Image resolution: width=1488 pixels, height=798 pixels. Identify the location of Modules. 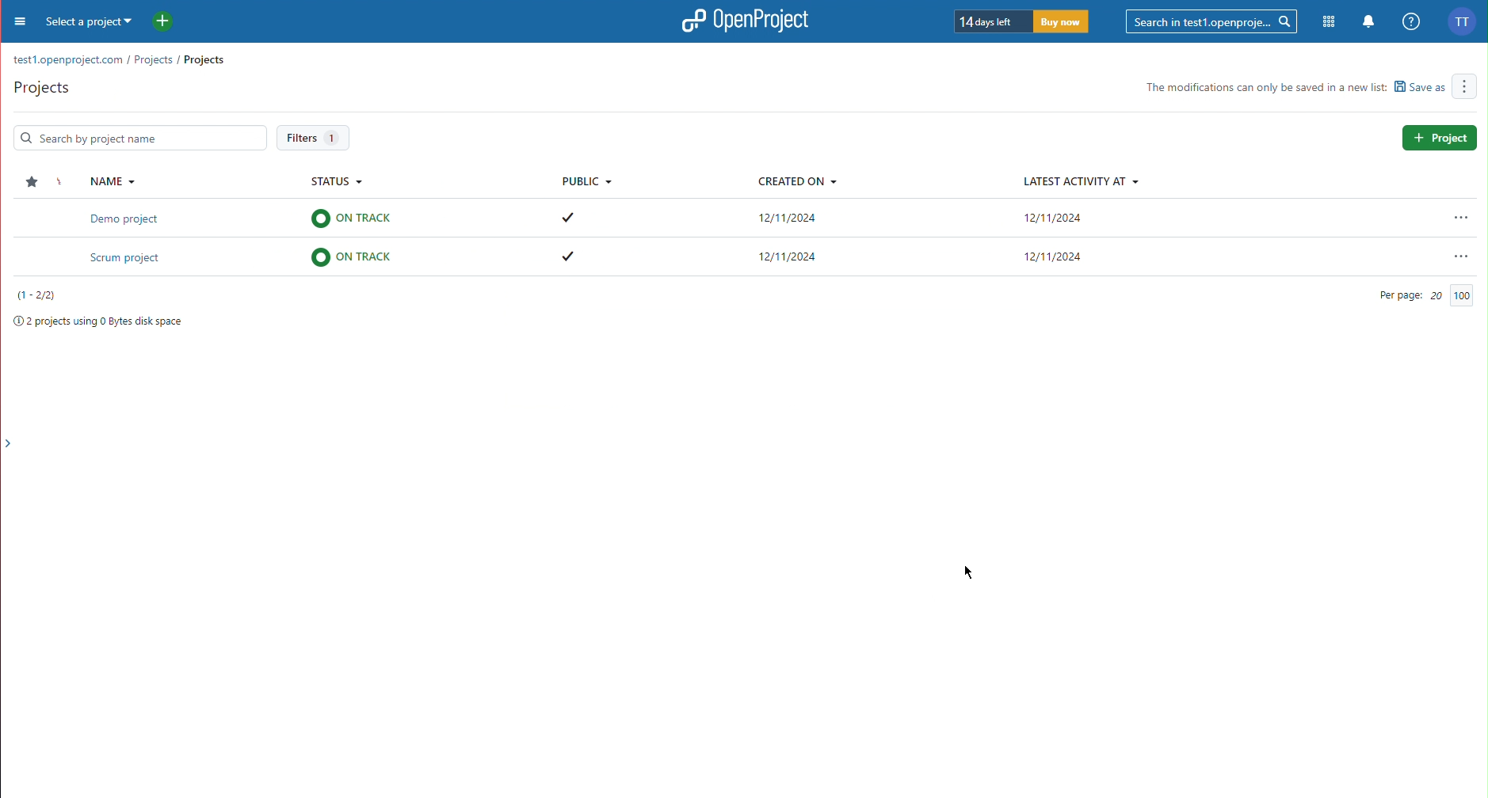
(1328, 21).